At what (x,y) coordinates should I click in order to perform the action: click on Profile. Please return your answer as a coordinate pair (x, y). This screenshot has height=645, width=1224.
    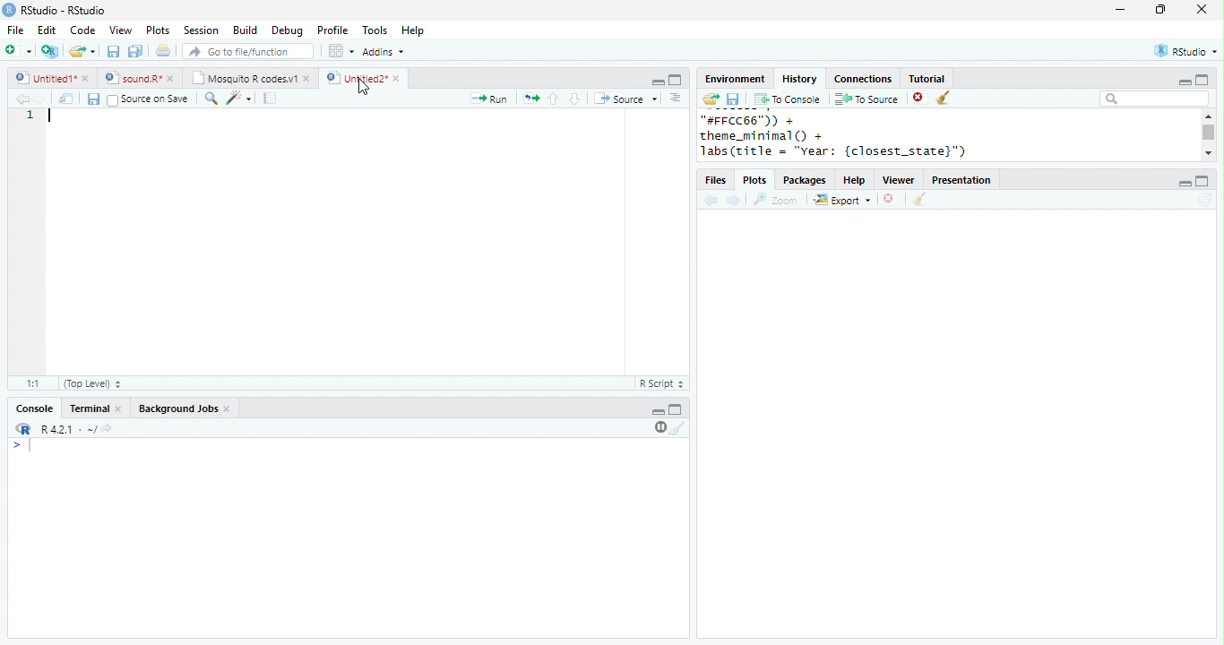
    Looking at the image, I should click on (333, 30).